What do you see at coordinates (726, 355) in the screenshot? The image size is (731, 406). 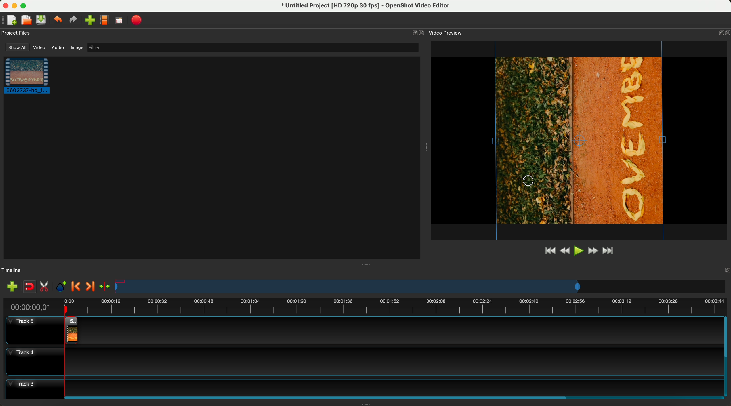 I see `scrollbar` at bounding box center [726, 355].